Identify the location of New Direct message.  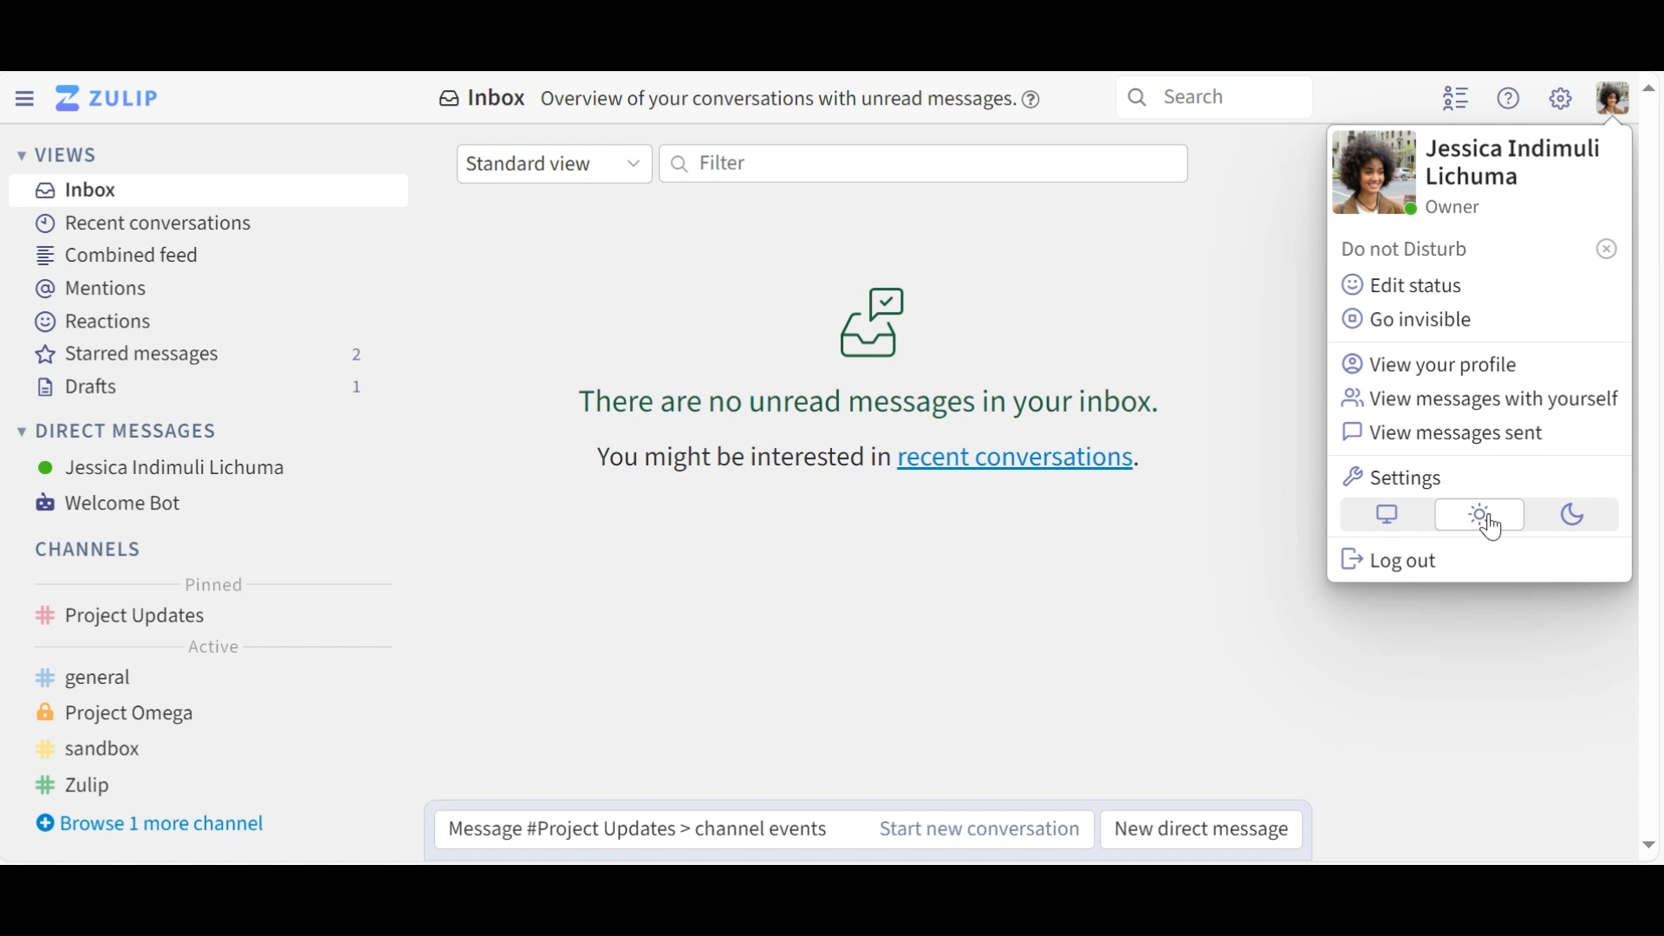
(1200, 830).